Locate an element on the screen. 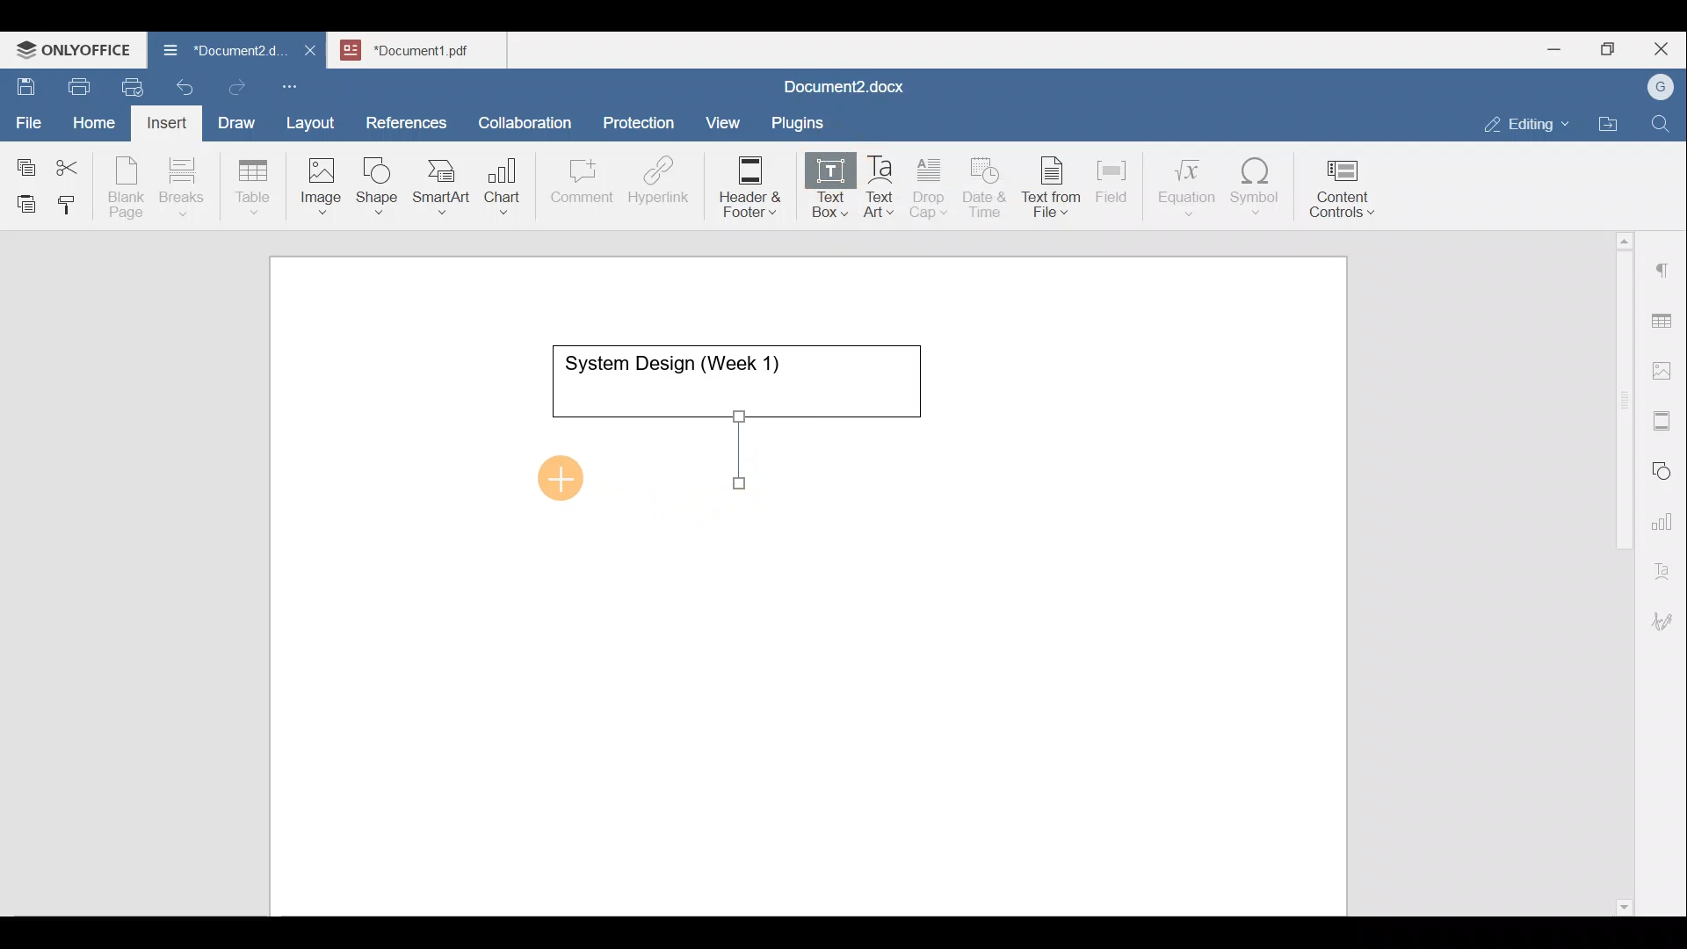 The image size is (1687, 949). Breaks is located at coordinates (181, 188).